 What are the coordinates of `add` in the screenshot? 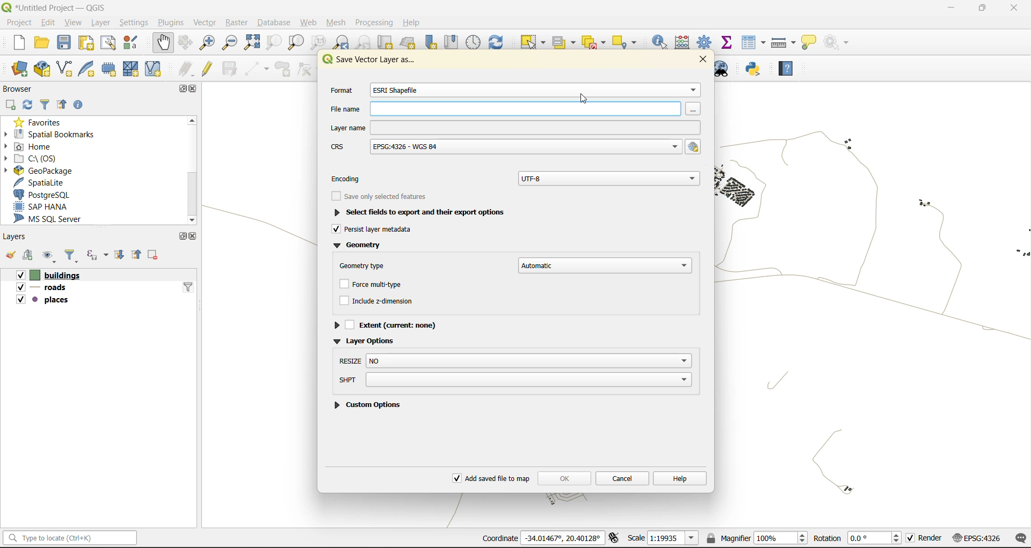 It's located at (12, 103).